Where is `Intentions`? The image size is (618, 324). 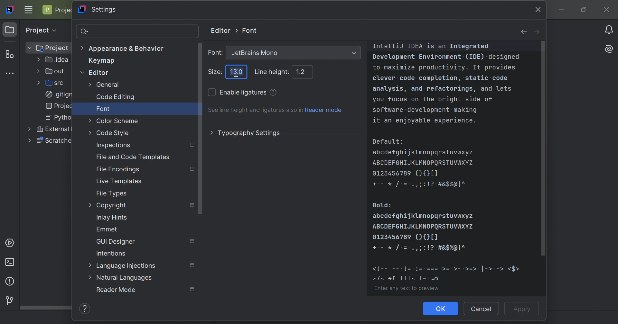 Intentions is located at coordinates (111, 253).